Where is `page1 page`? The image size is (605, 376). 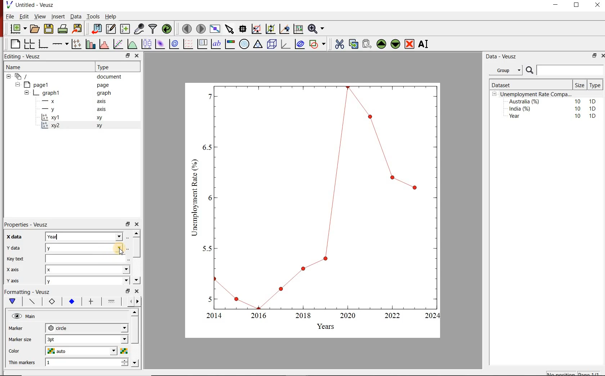
page1 page is located at coordinates (69, 85).